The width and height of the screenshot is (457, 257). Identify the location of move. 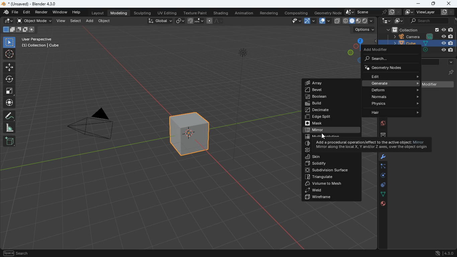
(8, 68).